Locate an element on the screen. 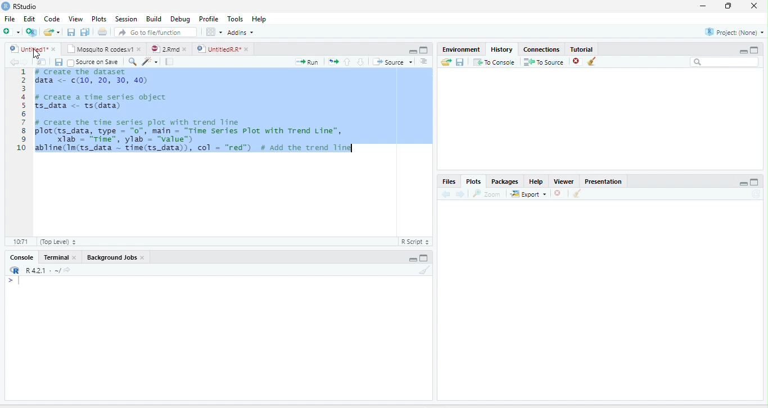 The height and width of the screenshot is (408, 768). Edit is located at coordinates (29, 19).